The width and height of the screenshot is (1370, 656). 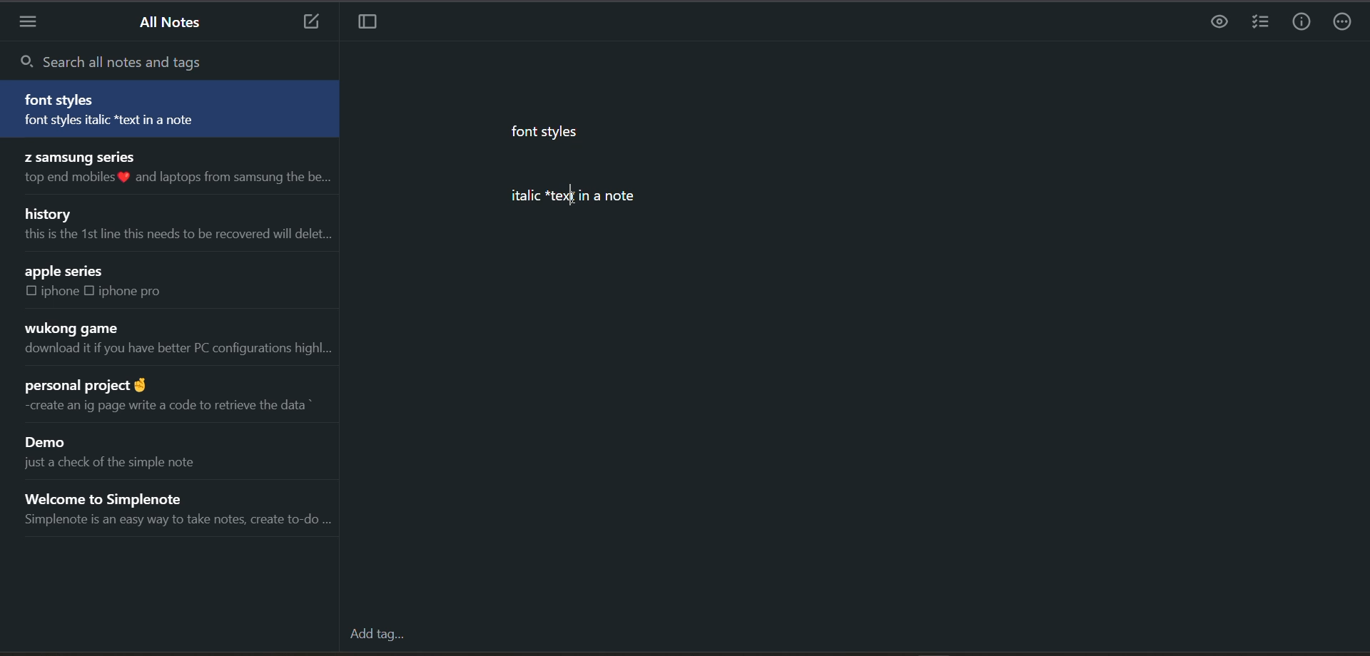 I want to click on data from current note, so click(x=576, y=179).